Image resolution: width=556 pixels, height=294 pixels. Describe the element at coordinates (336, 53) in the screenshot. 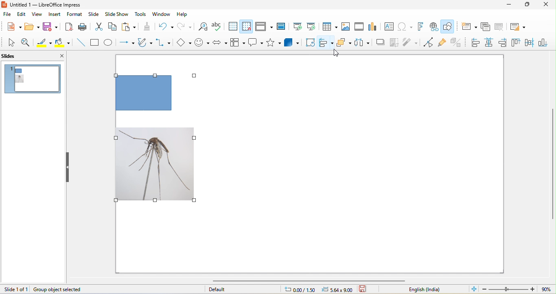

I see `cursor movement` at that location.